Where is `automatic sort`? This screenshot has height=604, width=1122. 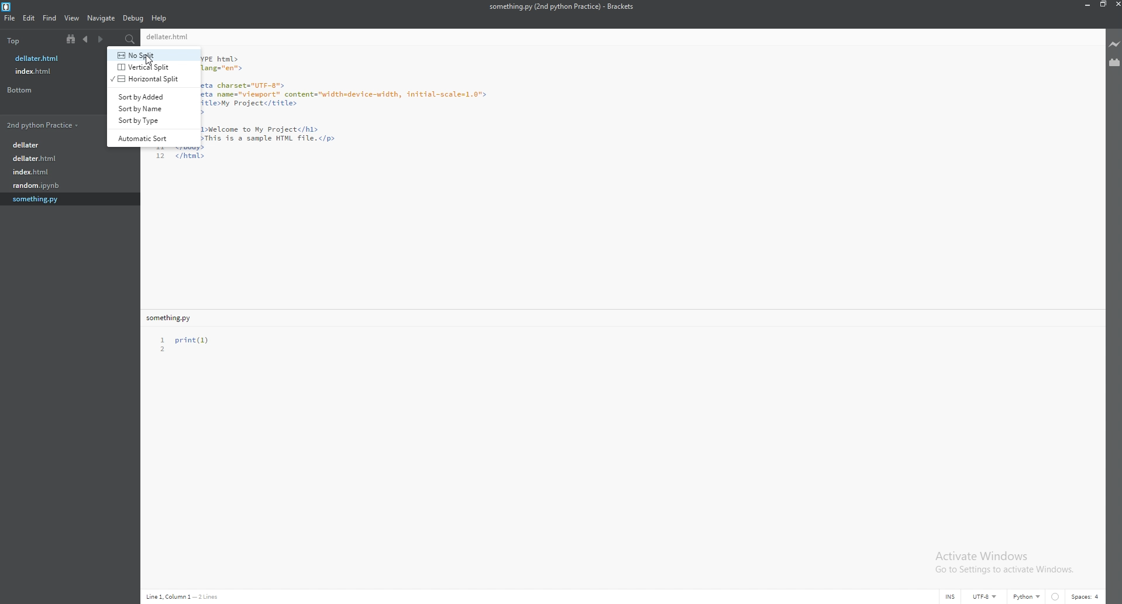 automatic sort is located at coordinates (153, 138).